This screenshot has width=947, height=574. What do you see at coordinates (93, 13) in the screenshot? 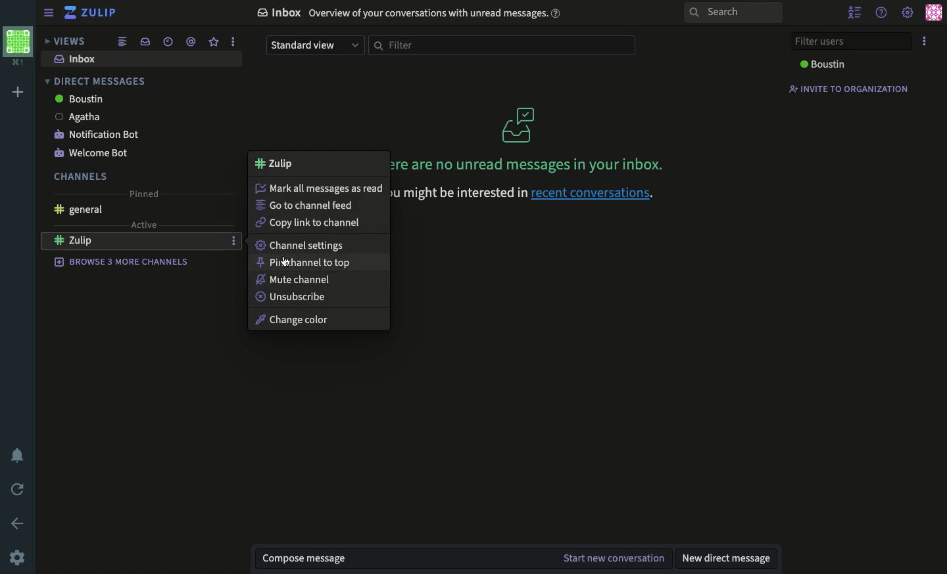
I see `Zulip` at bounding box center [93, 13].